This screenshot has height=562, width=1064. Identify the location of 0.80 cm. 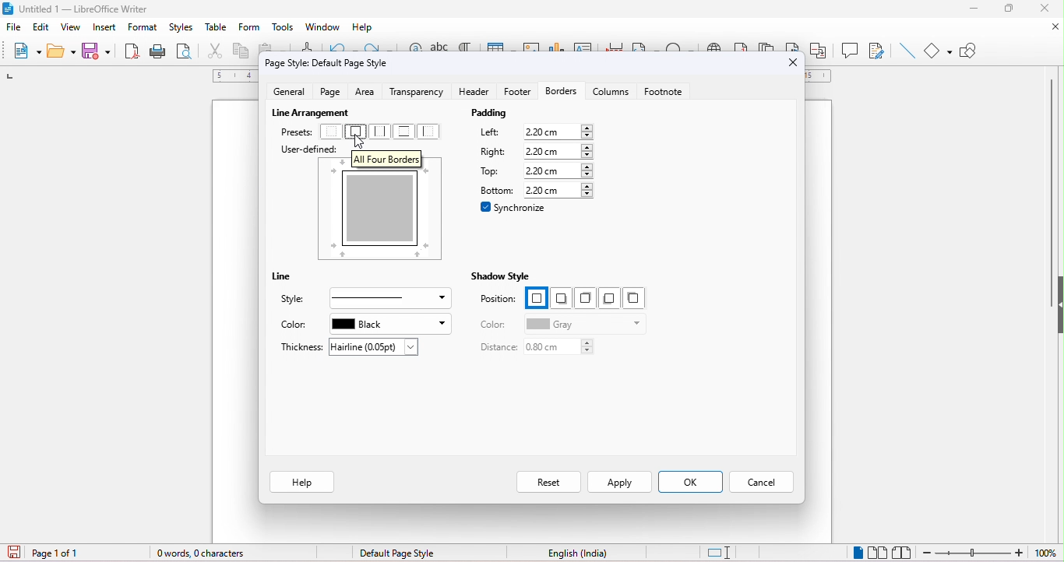
(562, 348).